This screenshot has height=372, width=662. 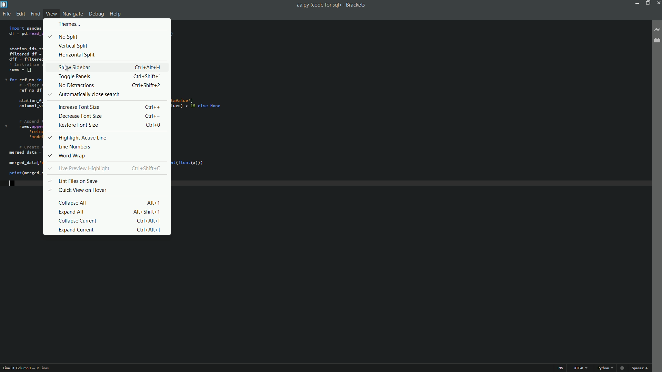 What do you see at coordinates (111, 203) in the screenshot?
I see `collapse all` at bounding box center [111, 203].